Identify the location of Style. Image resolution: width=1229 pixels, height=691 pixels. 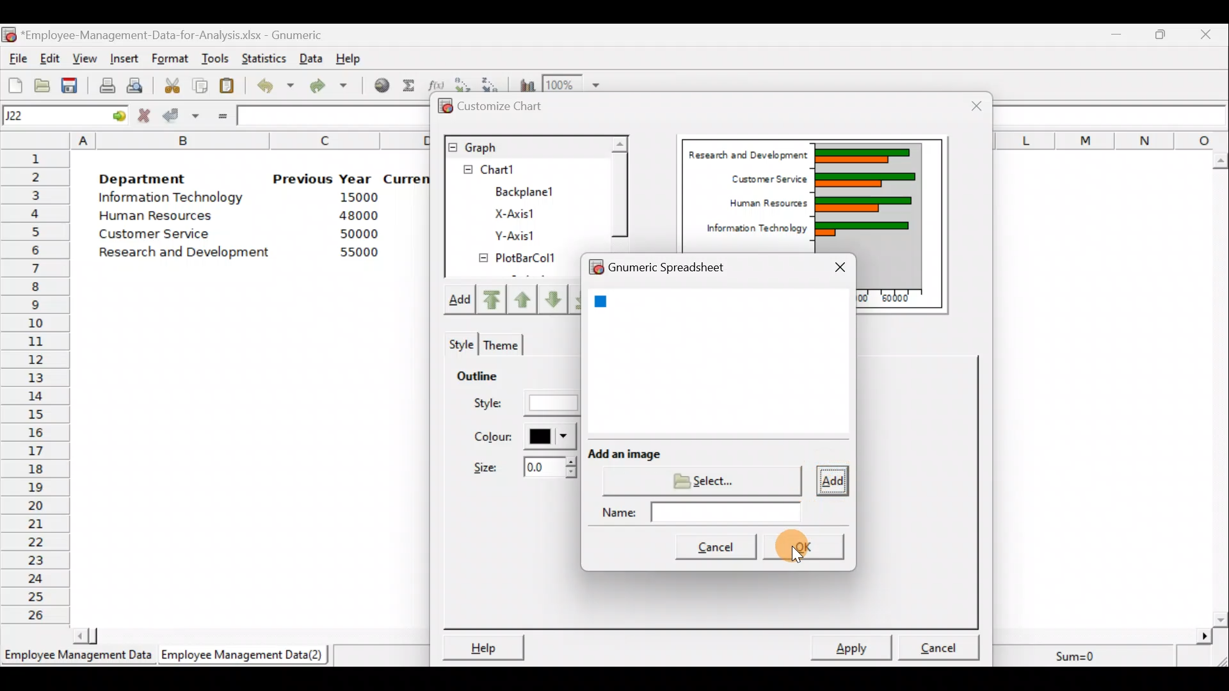
(522, 404).